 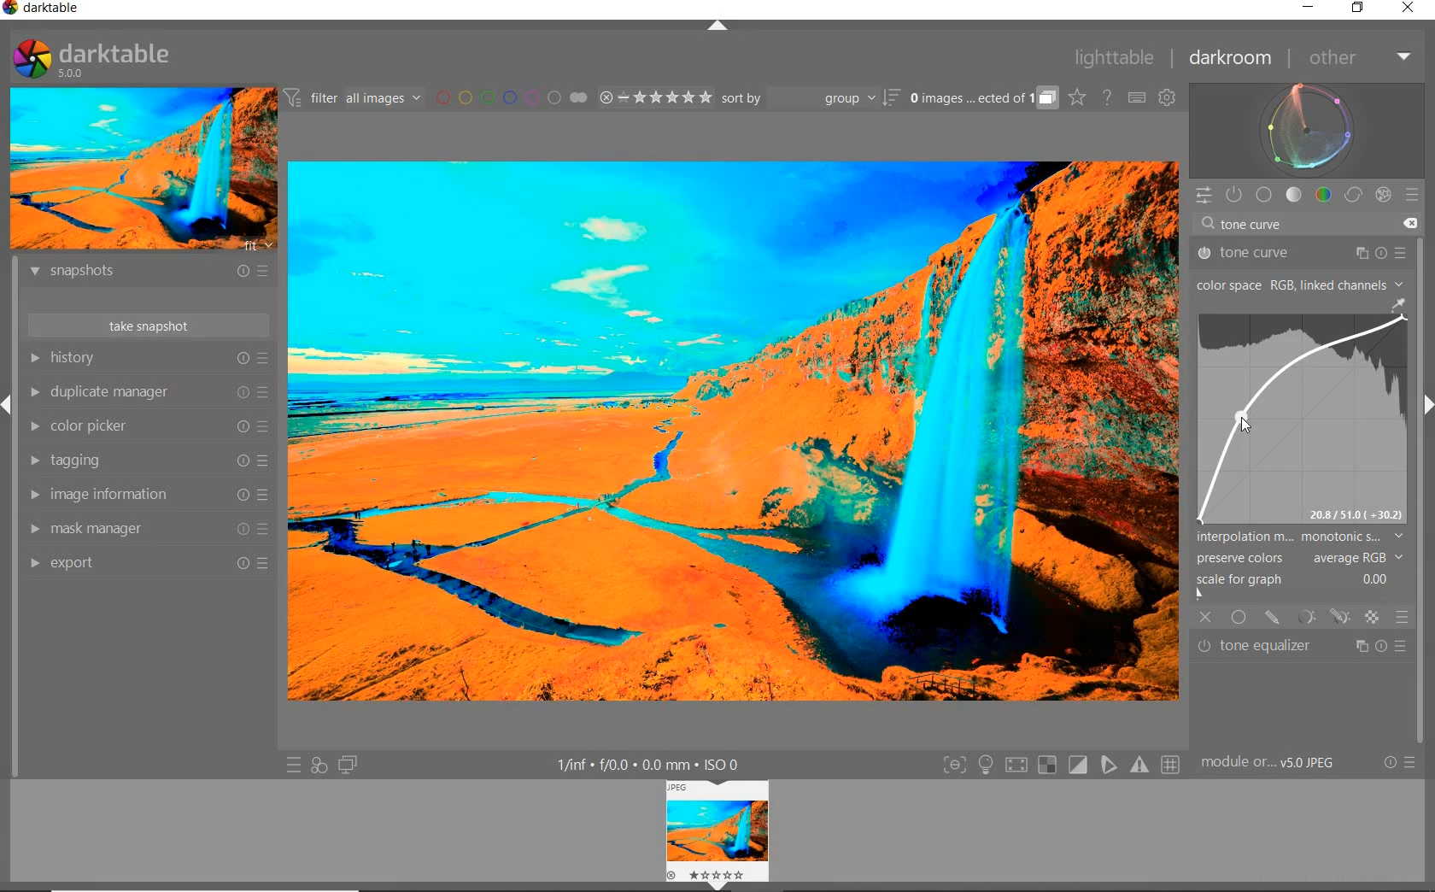 What do you see at coordinates (148, 391) in the screenshot?
I see `duplicate manager` at bounding box center [148, 391].